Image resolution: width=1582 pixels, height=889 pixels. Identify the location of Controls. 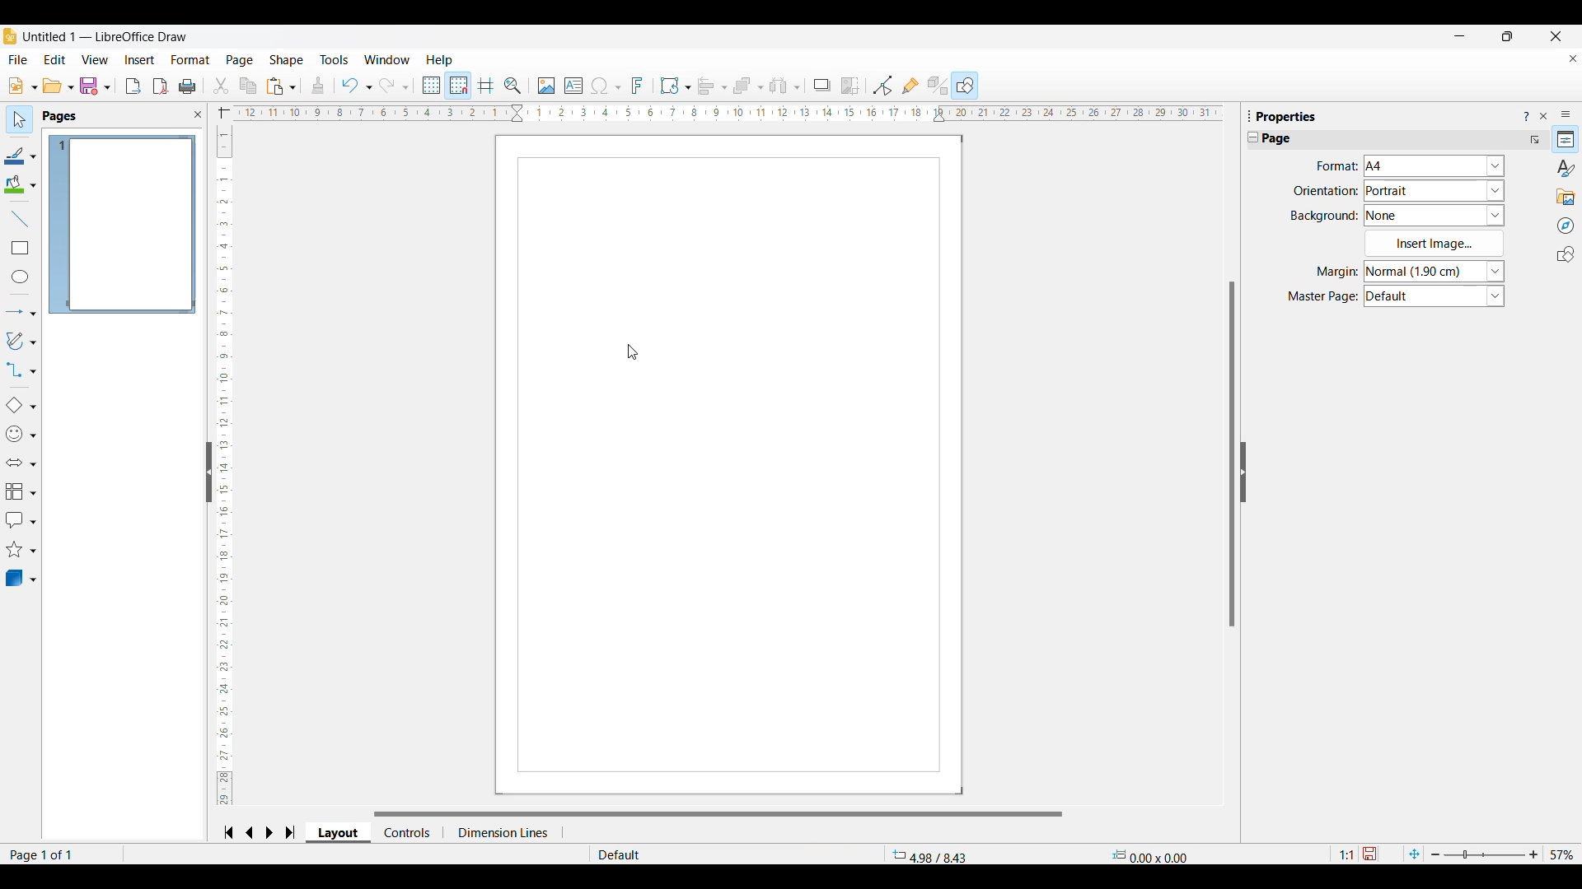
(412, 832).